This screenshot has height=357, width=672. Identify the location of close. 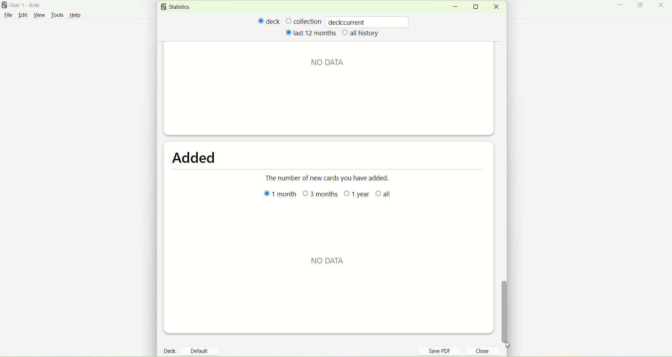
(496, 7).